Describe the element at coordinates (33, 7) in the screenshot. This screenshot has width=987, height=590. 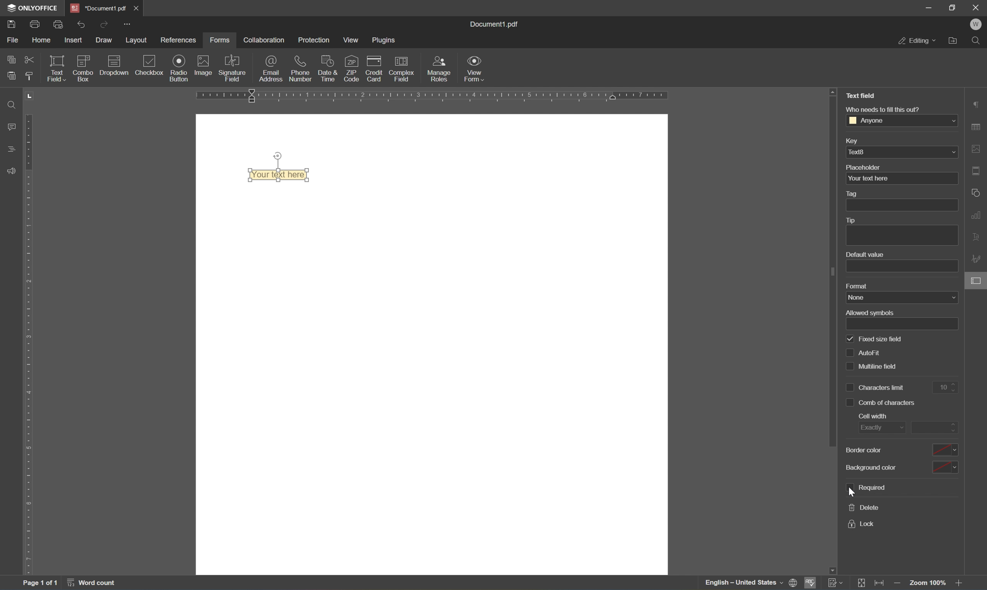
I see `ONLYOFFICE` at that location.